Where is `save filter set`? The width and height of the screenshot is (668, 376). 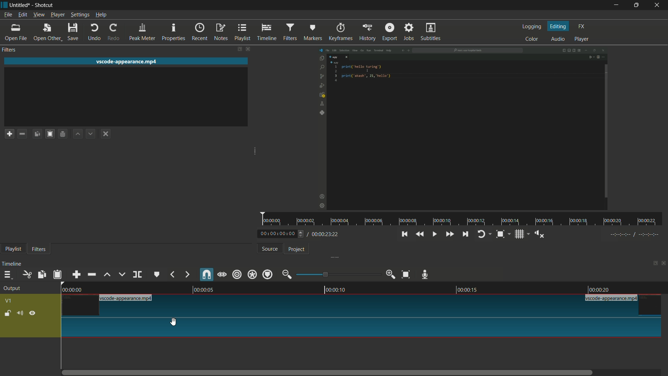
save filter set is located at coordinates (62, 134).